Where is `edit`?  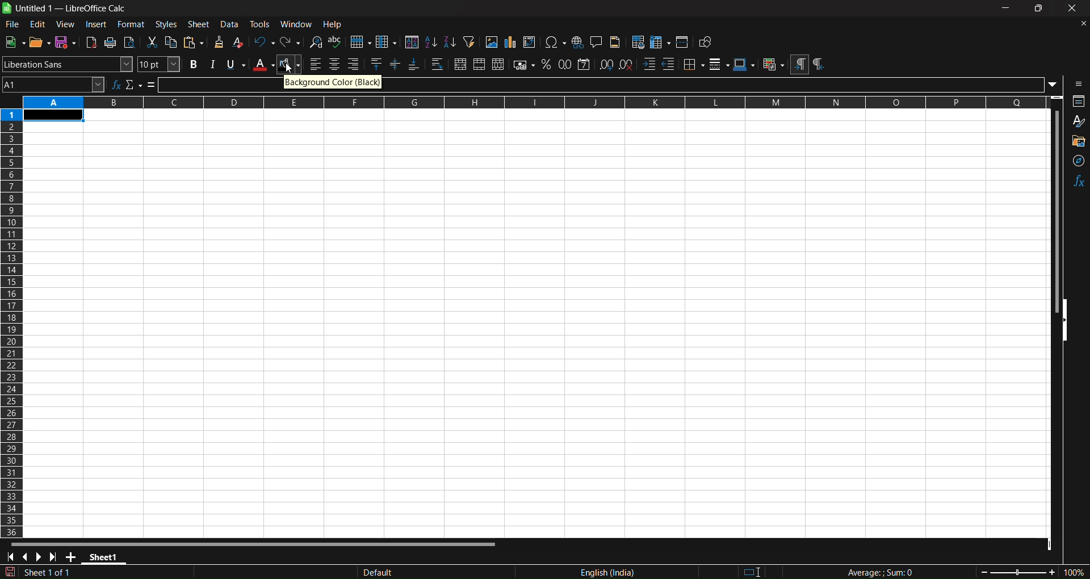
edit is located at coordinates (38, 24).